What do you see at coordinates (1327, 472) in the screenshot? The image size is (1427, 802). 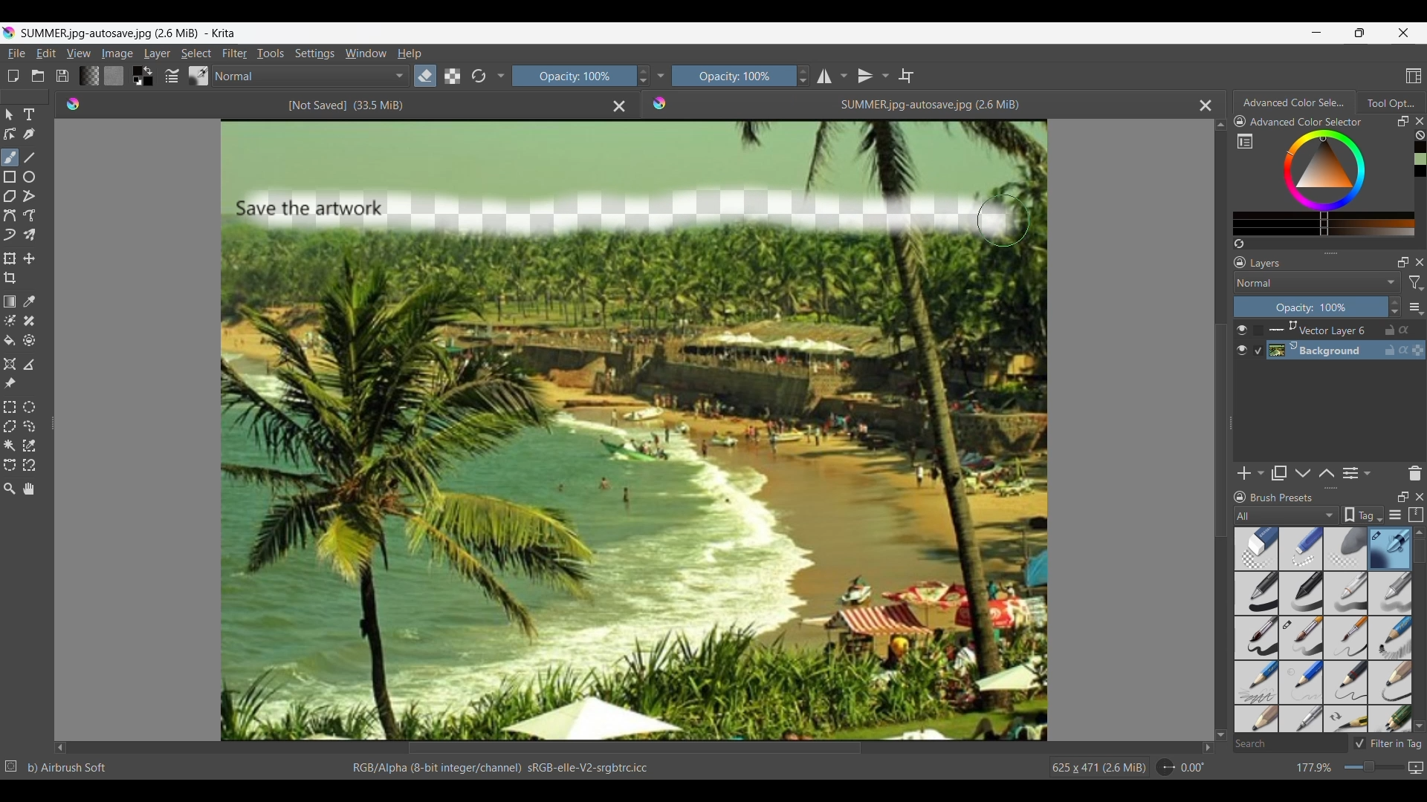 I see `Move layer up` at bounding box center [1327, 472].